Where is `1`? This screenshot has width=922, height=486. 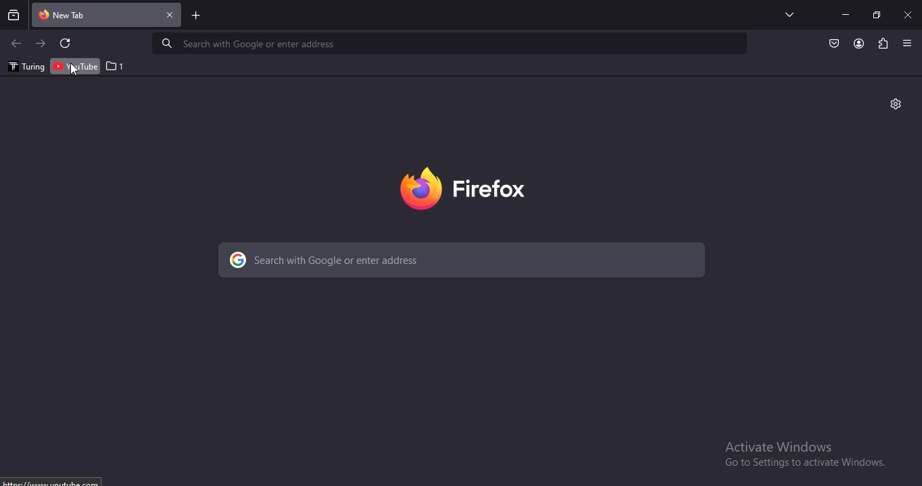
1 is located at coordinates (118, 67).